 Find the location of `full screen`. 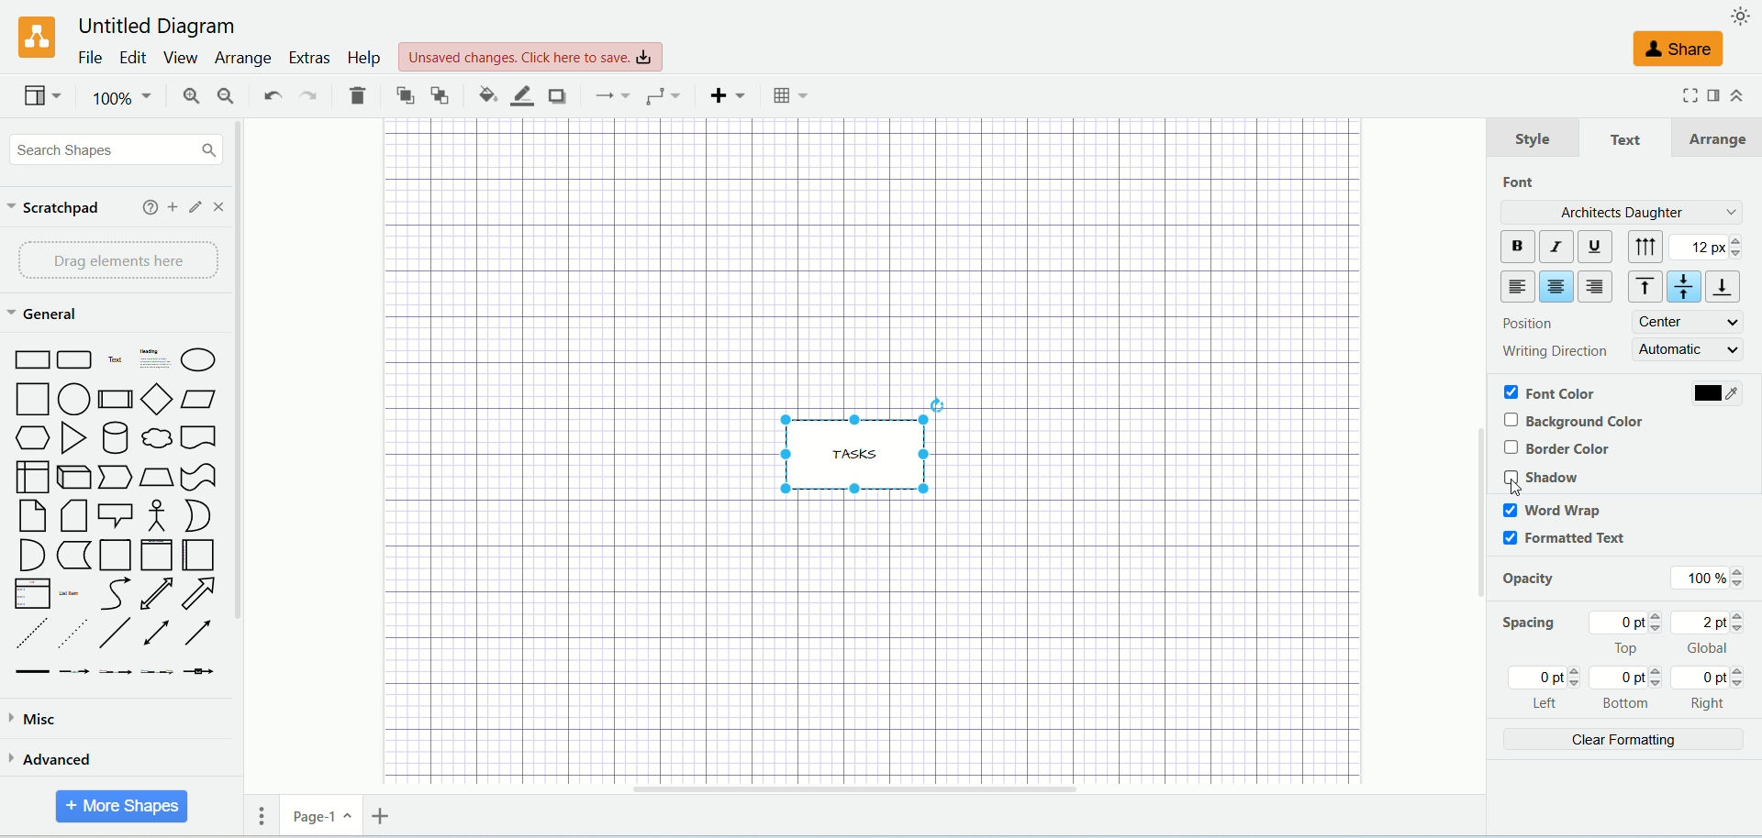

full screen is located at coordinates (1683, 96).